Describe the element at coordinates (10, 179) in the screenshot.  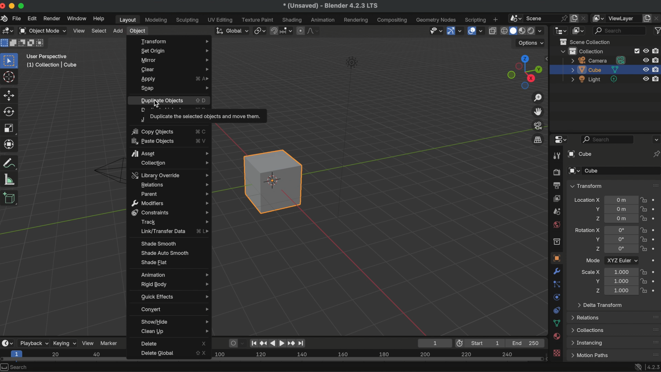
I see `measure` at that location.